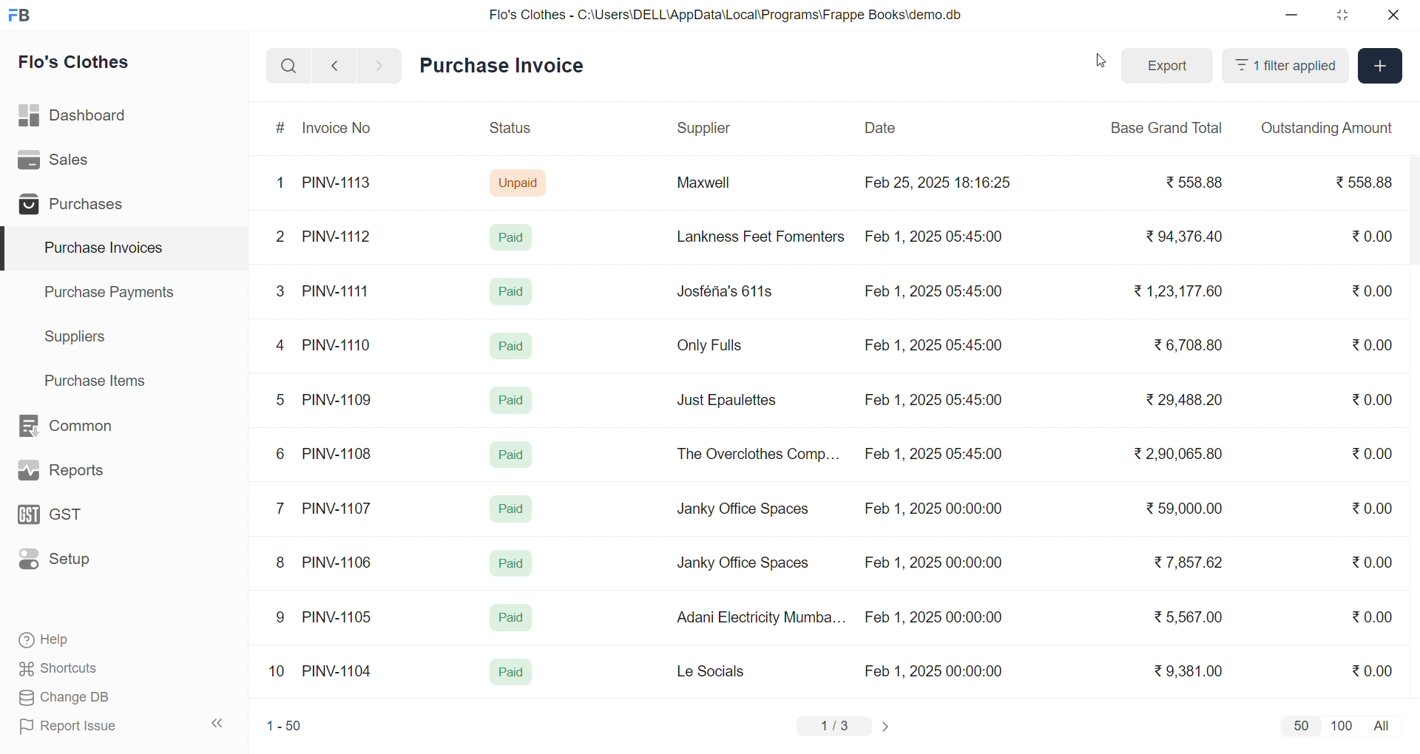 The width and height of the screenshot is (1420, 754). What do you see at coordinates (381, 64) in the screenshot?
I see `navigate forward` at bounding box center [381, 64].